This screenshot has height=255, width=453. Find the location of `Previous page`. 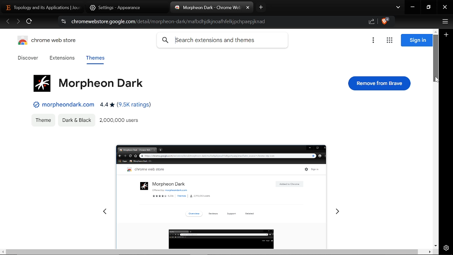

Previous page is located at coordinates (8, 22).